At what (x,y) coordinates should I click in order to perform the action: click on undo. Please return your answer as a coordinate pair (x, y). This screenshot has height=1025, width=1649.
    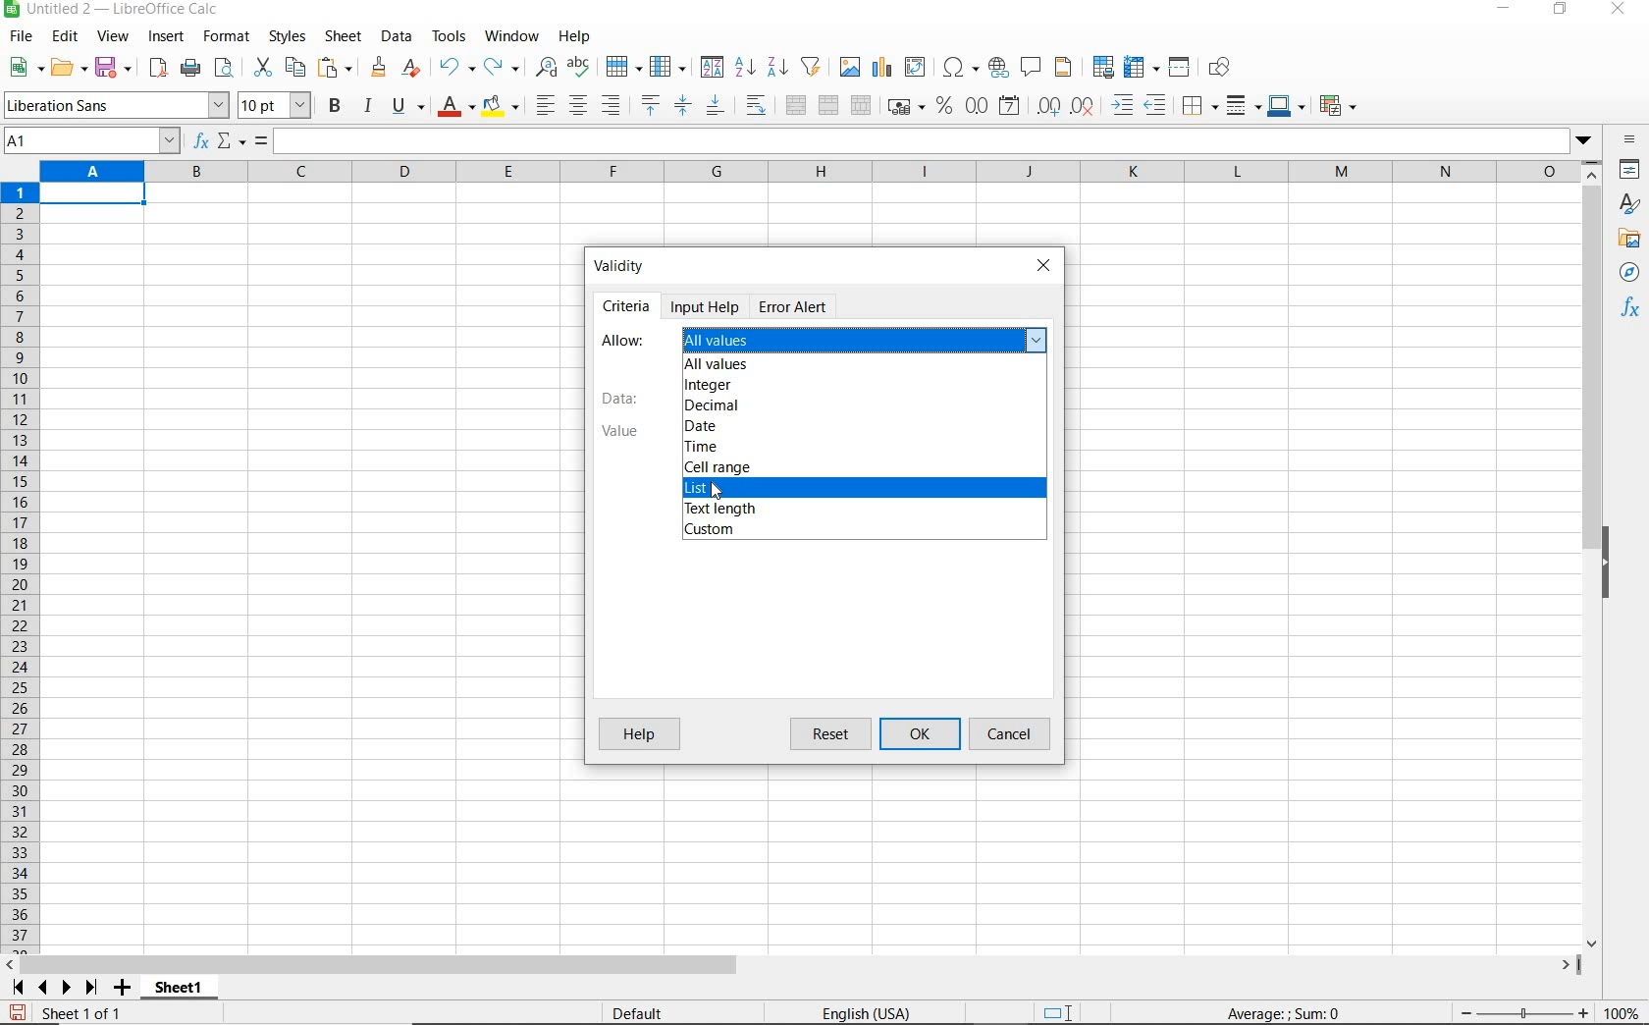
    Looking at the image, I should click on (455, 68).